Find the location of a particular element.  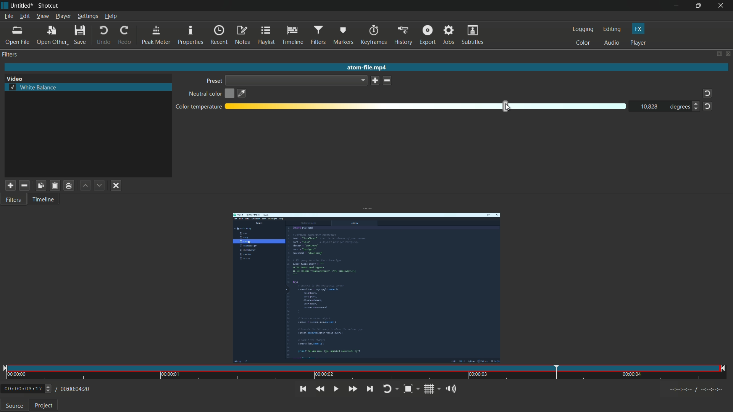

10828 is located at coordinates (649, 107).